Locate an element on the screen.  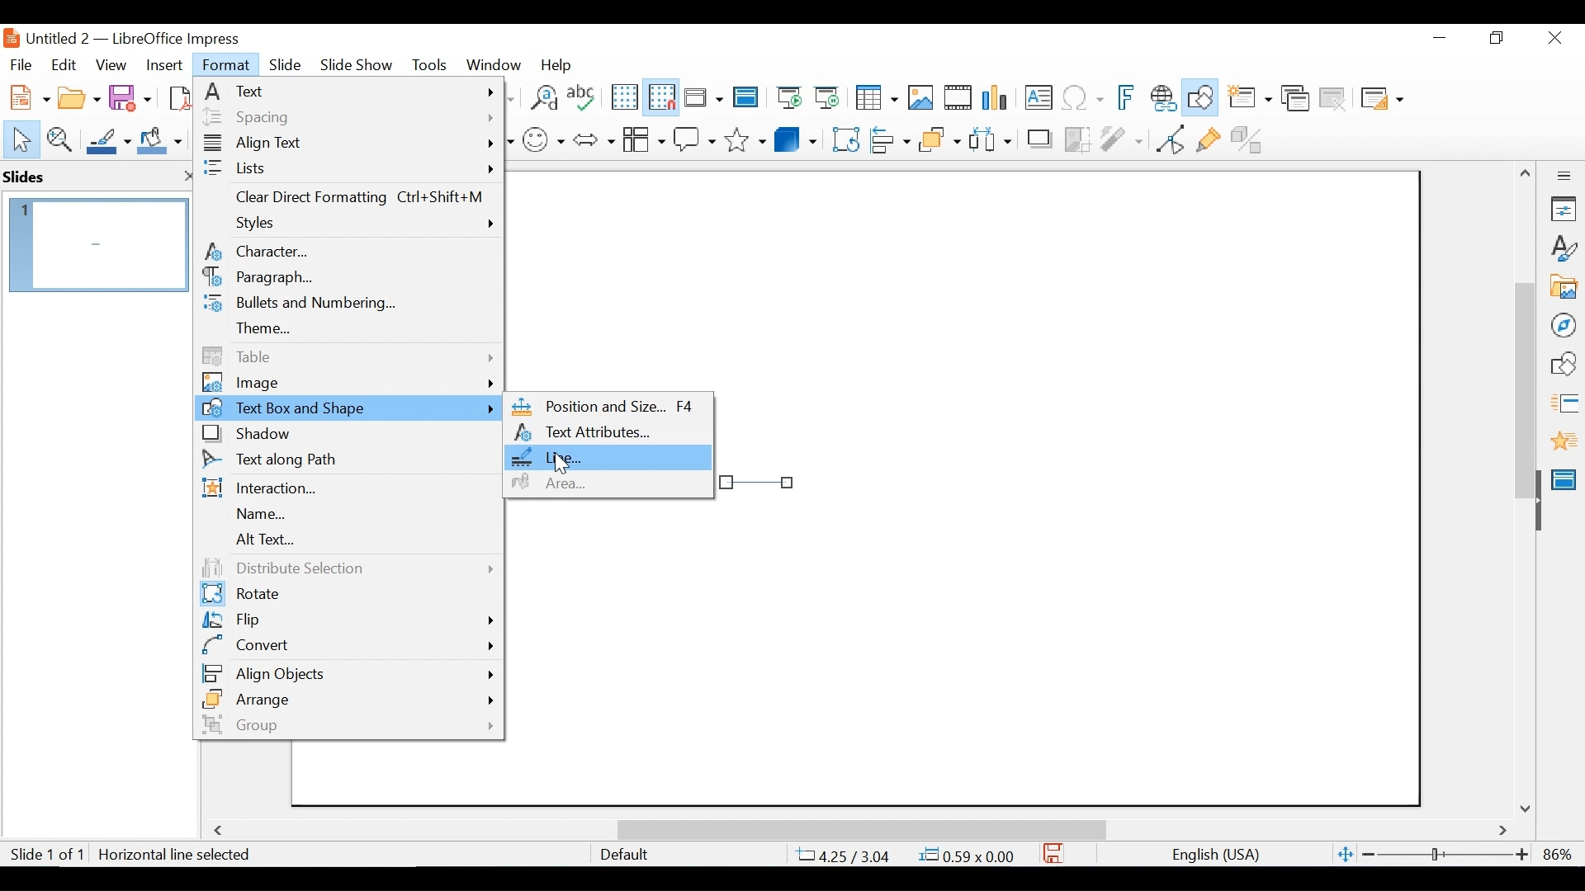
Insert Textbox is located at coordinates (1037, 99).